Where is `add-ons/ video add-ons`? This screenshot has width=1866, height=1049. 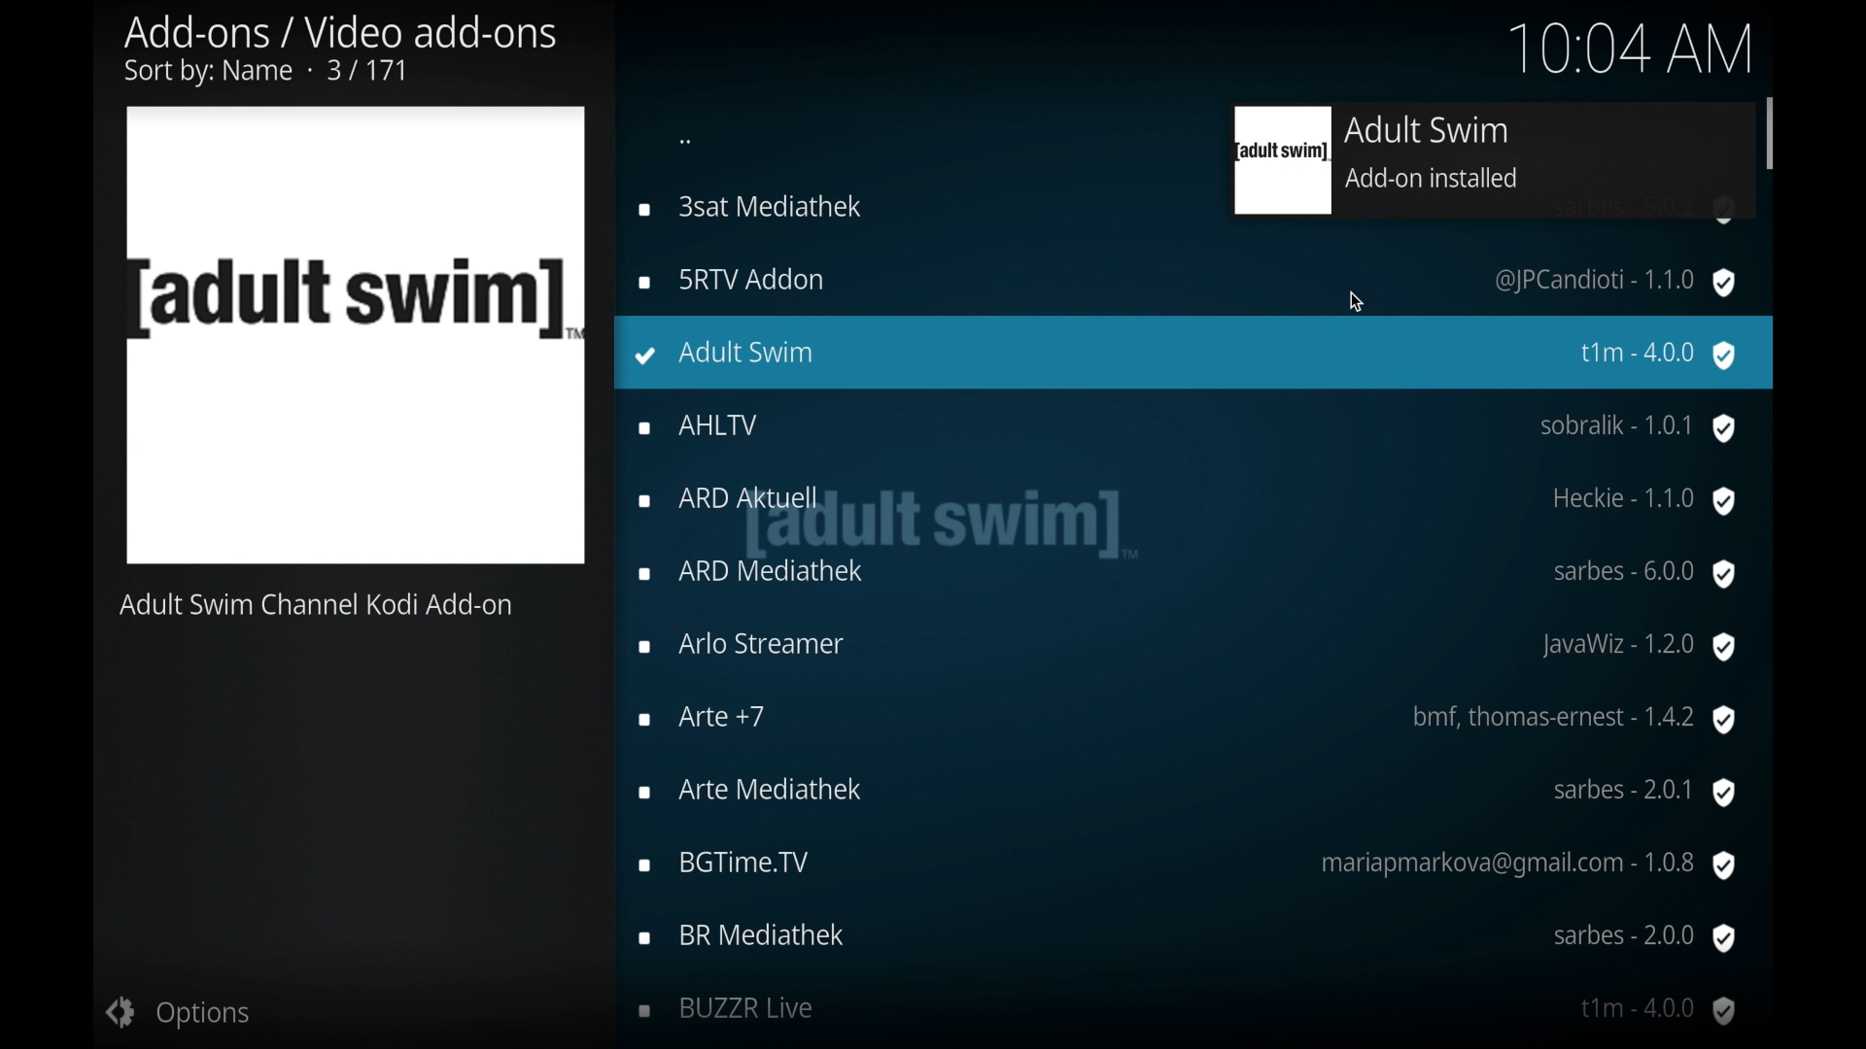
add-ons/ video add-ons is located at coordinates (340, 51).